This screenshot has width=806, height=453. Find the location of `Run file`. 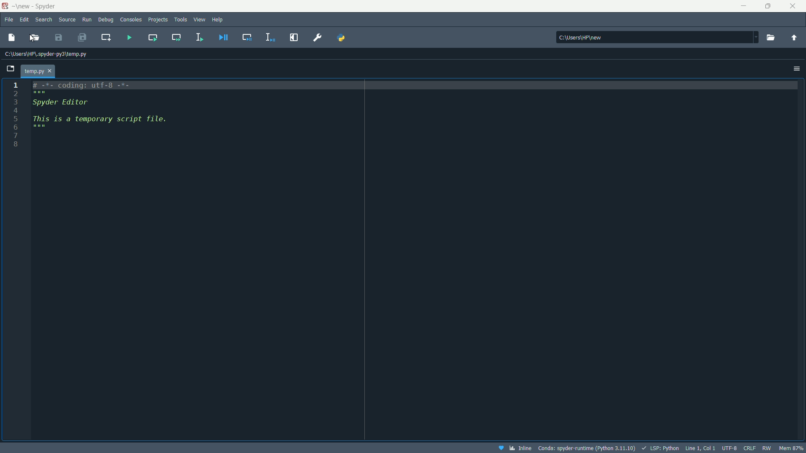

Run file is located at coordinates (130, 38).